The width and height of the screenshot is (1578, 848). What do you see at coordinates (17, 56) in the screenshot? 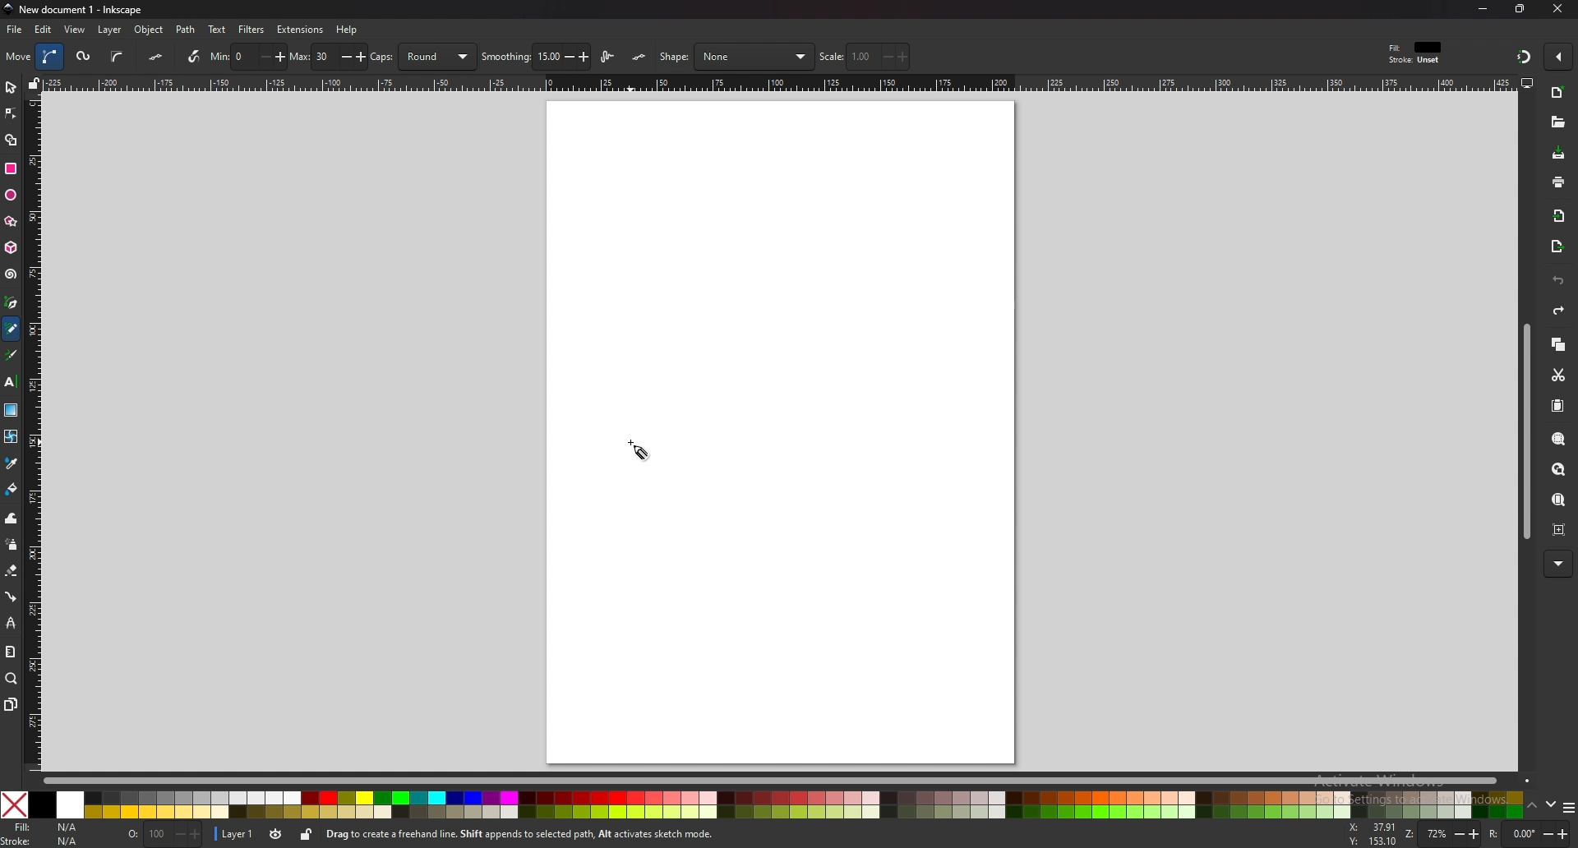
I see `move` at bounding box center [17, 56].